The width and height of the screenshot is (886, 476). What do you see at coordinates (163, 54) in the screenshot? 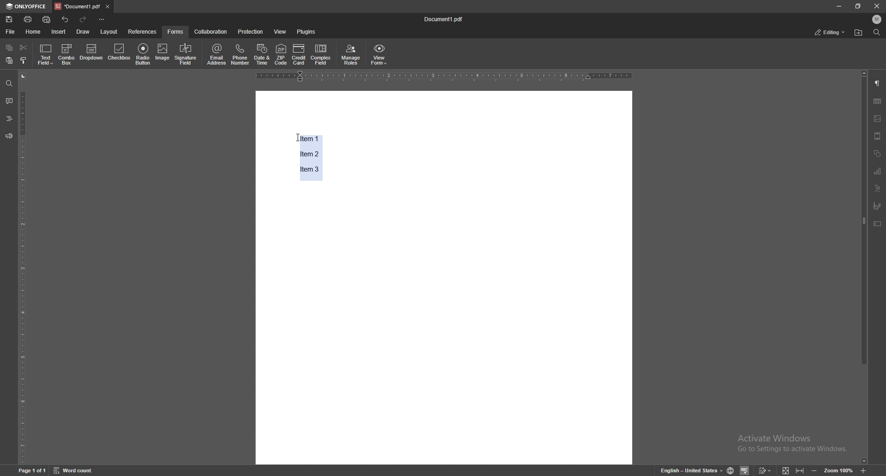
I see `image` at bounding box center [163, 54].